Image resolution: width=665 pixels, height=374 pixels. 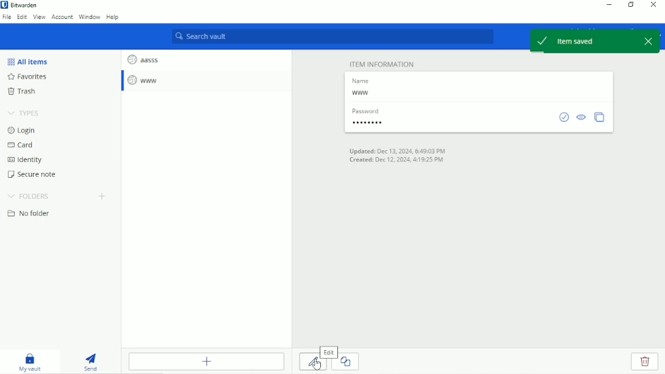 I want to click on Identity, so click(x=24, y=160).